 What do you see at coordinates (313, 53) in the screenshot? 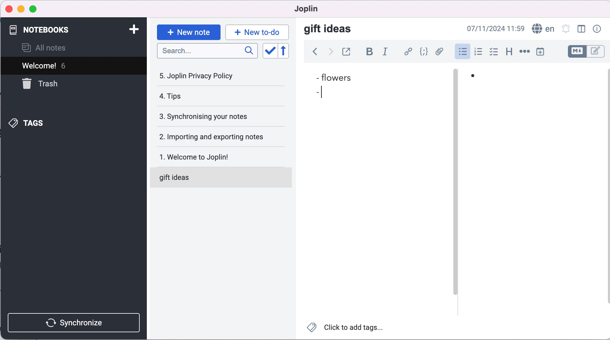
I see `back` at bounding box center [313, 53].